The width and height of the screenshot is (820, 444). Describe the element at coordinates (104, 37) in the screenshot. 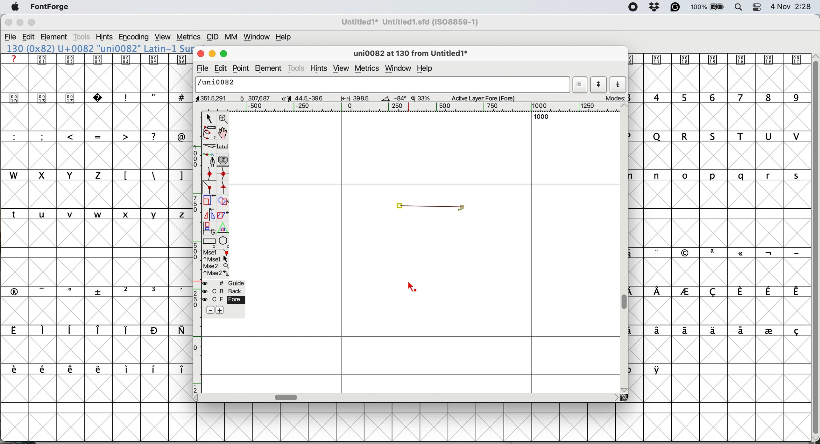

I see `hints` at that location.